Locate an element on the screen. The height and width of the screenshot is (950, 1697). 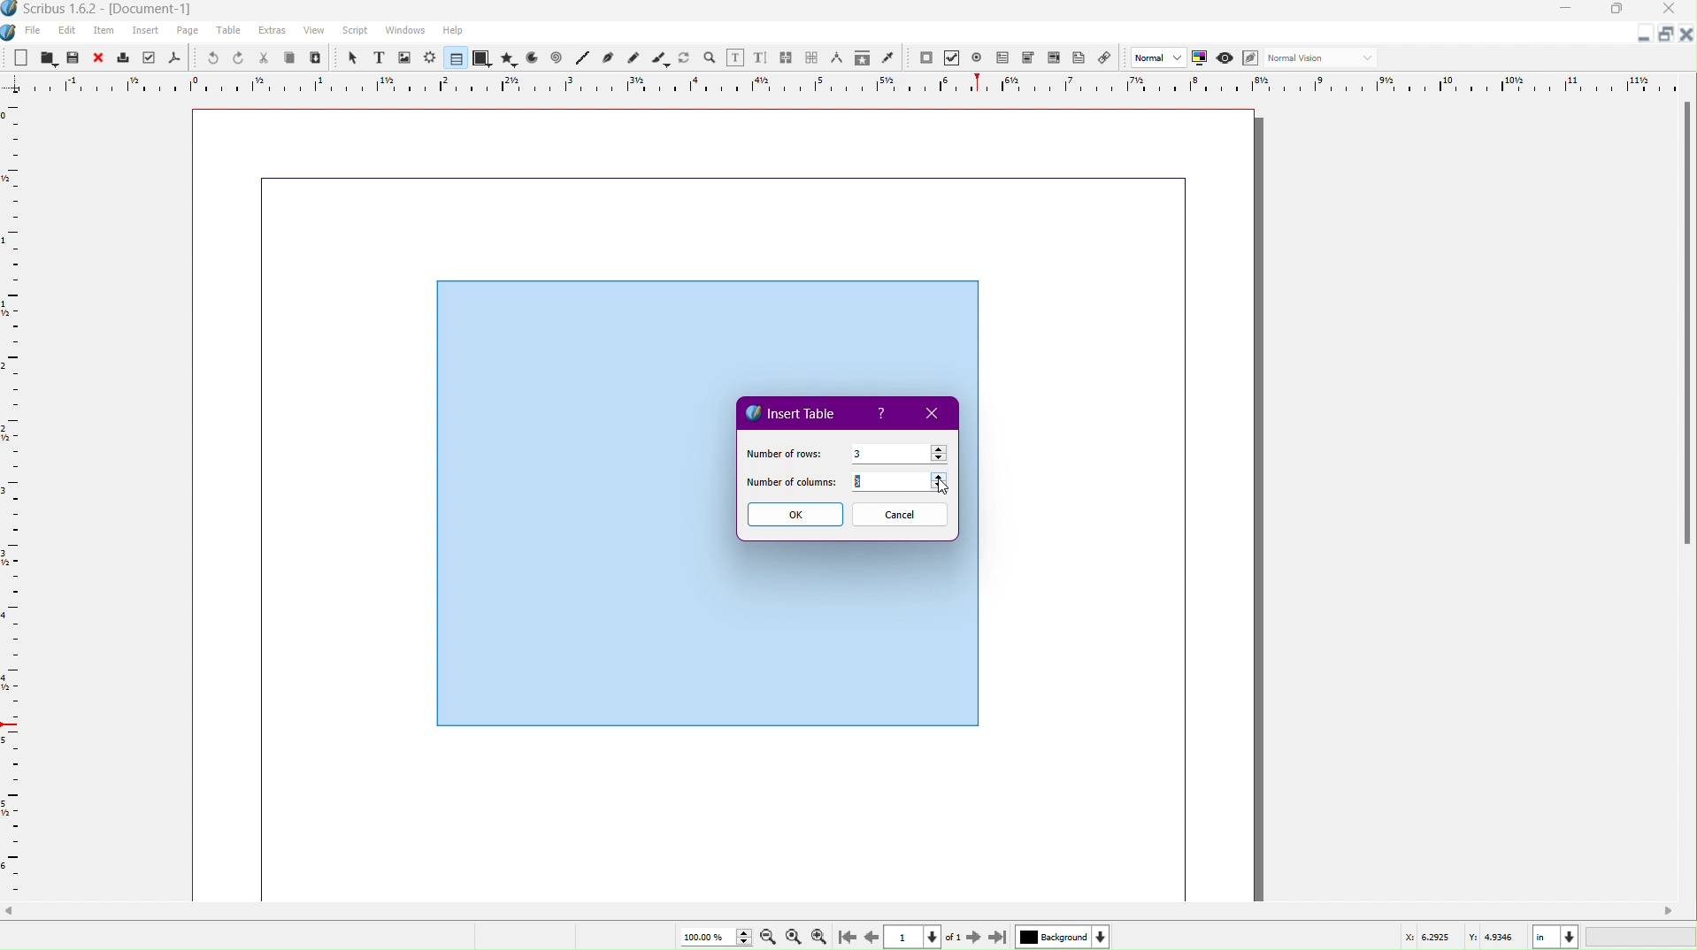
Print is located at coordinates (124, 57).